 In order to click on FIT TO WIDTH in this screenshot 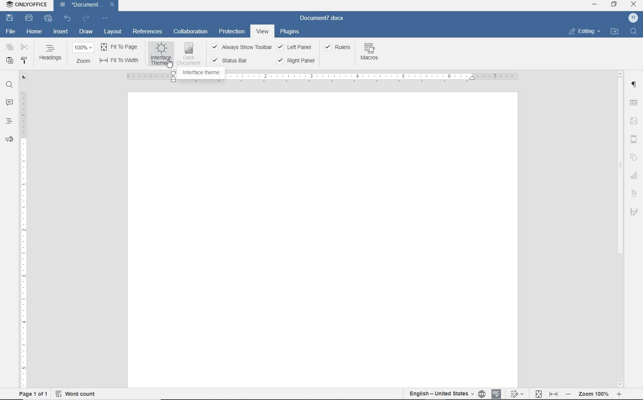, I will do `click(119, 61)`.